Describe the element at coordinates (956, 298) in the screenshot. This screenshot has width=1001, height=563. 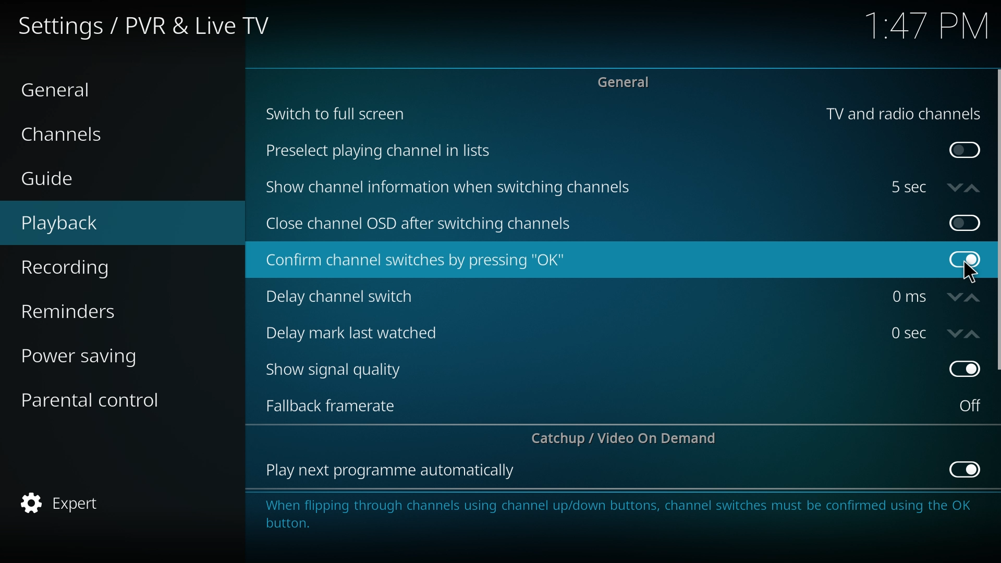
I see `decrease time` at that location.